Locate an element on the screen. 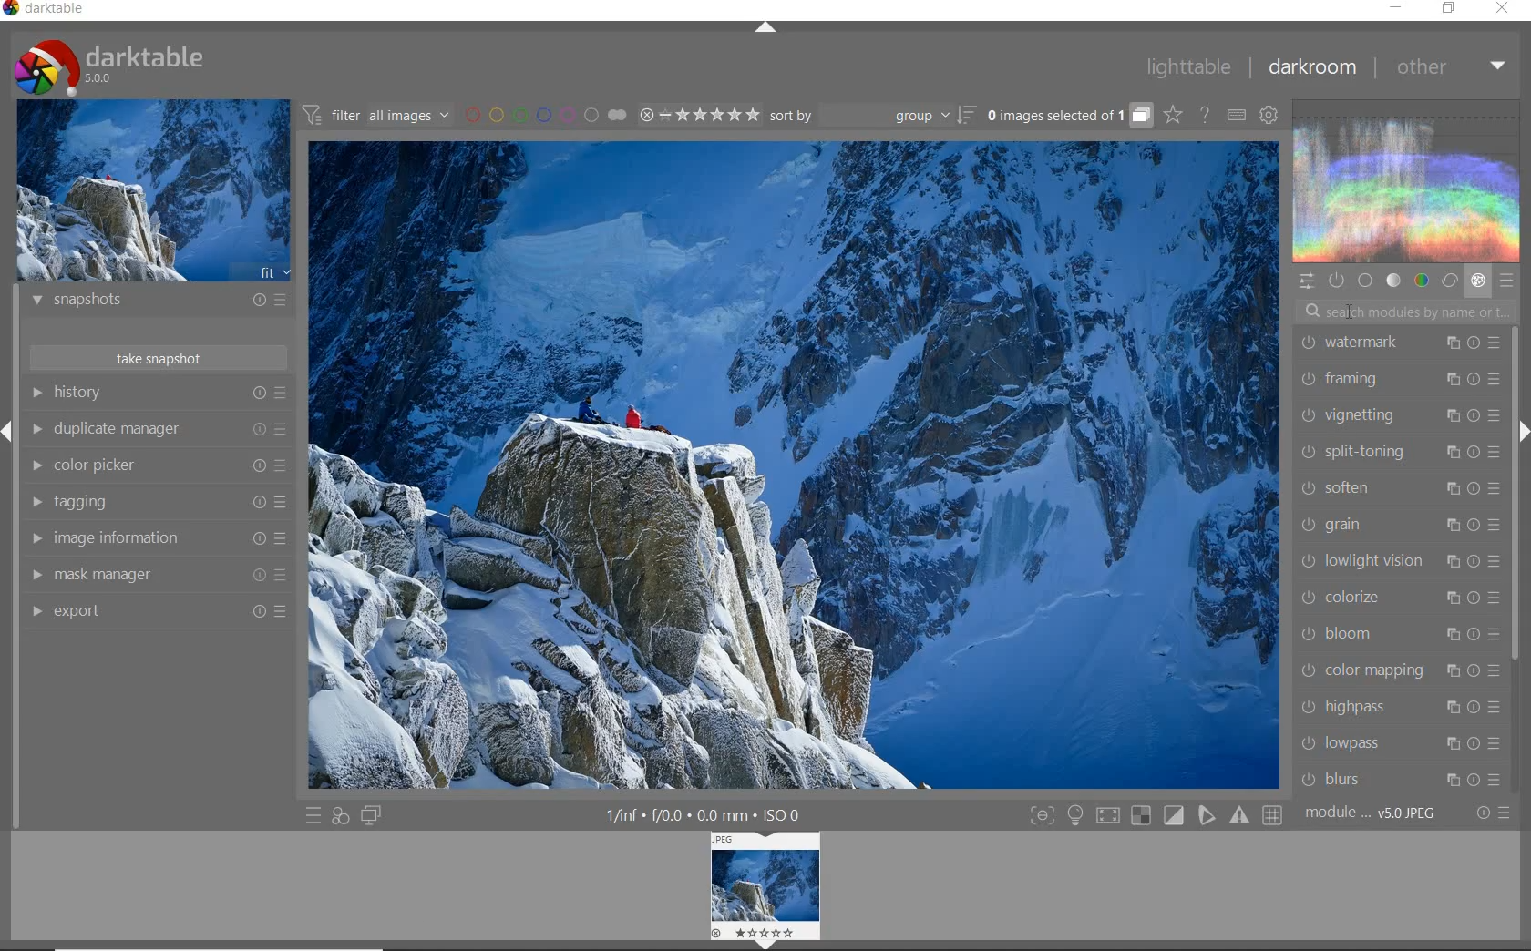 The image size is (1531, 951). colorize is located at coordinates (1397, 598).